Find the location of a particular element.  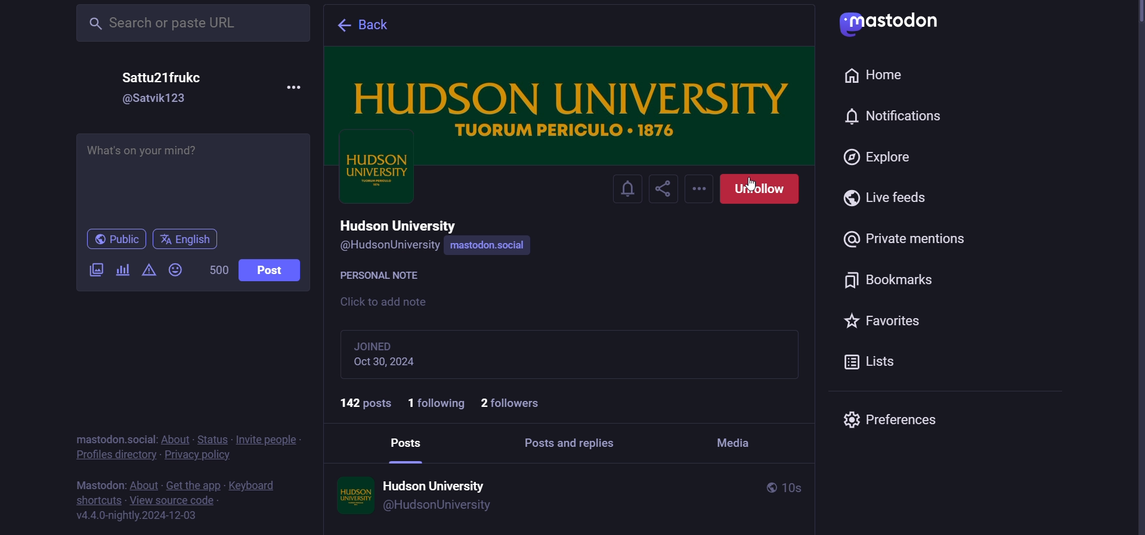

1 follower is located at coordinates (515, 403).